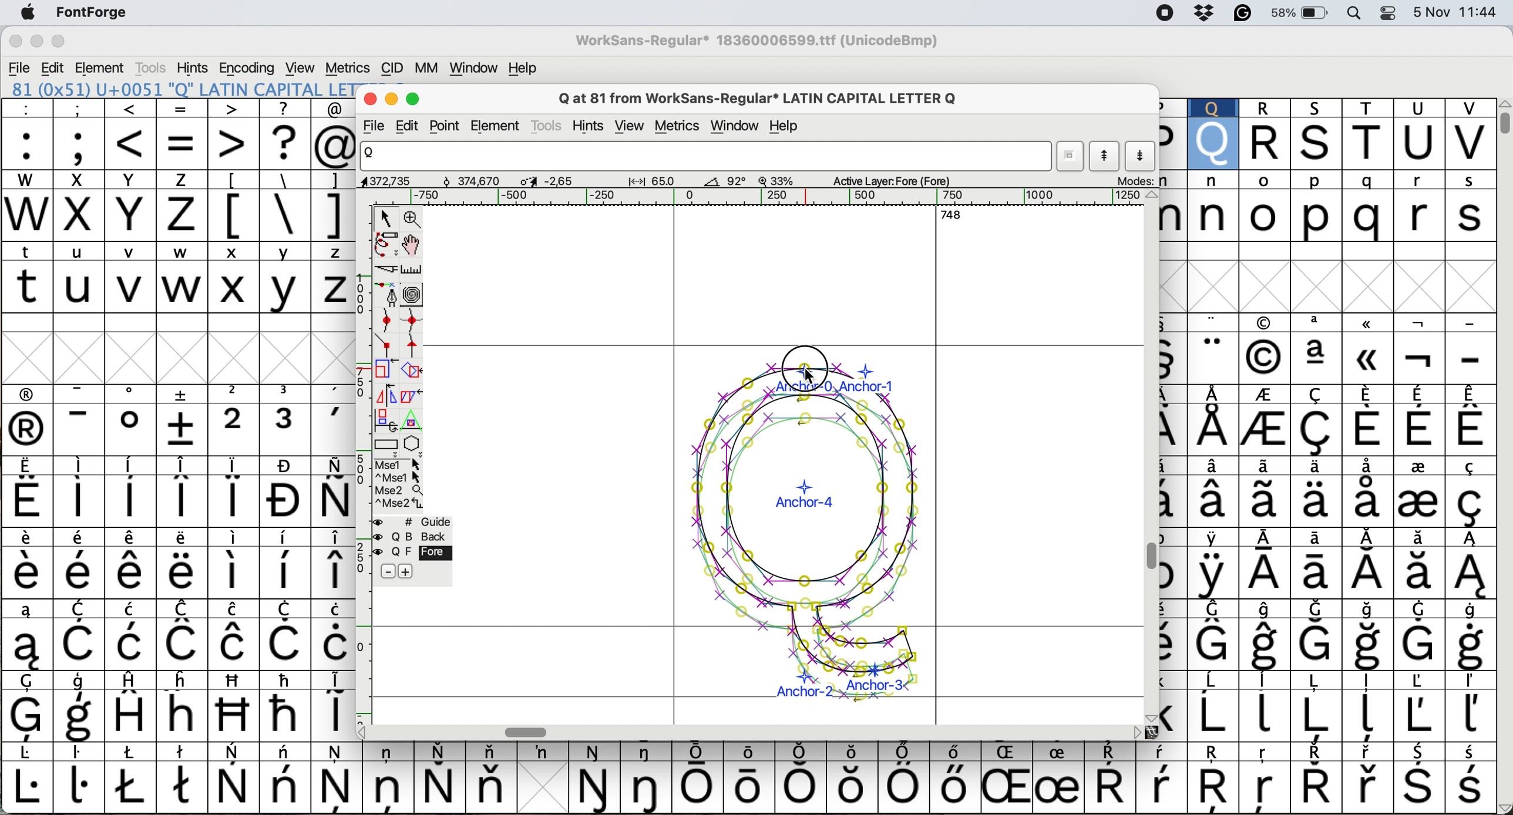  Describe the element at coordinates (803, 370) in the screenshot. I see `cursor` at that location.